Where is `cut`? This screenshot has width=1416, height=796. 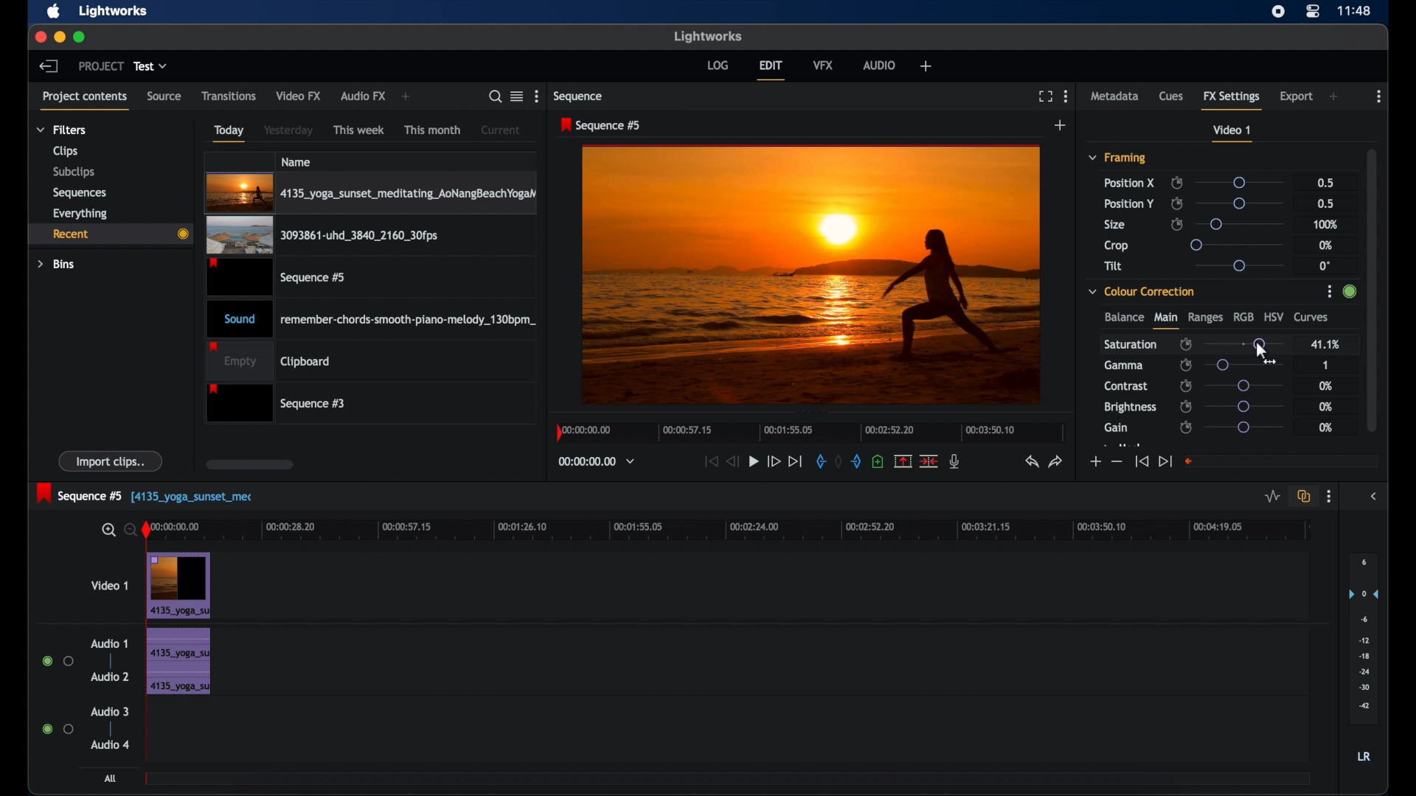 cut is located at coordinates (929, 461).